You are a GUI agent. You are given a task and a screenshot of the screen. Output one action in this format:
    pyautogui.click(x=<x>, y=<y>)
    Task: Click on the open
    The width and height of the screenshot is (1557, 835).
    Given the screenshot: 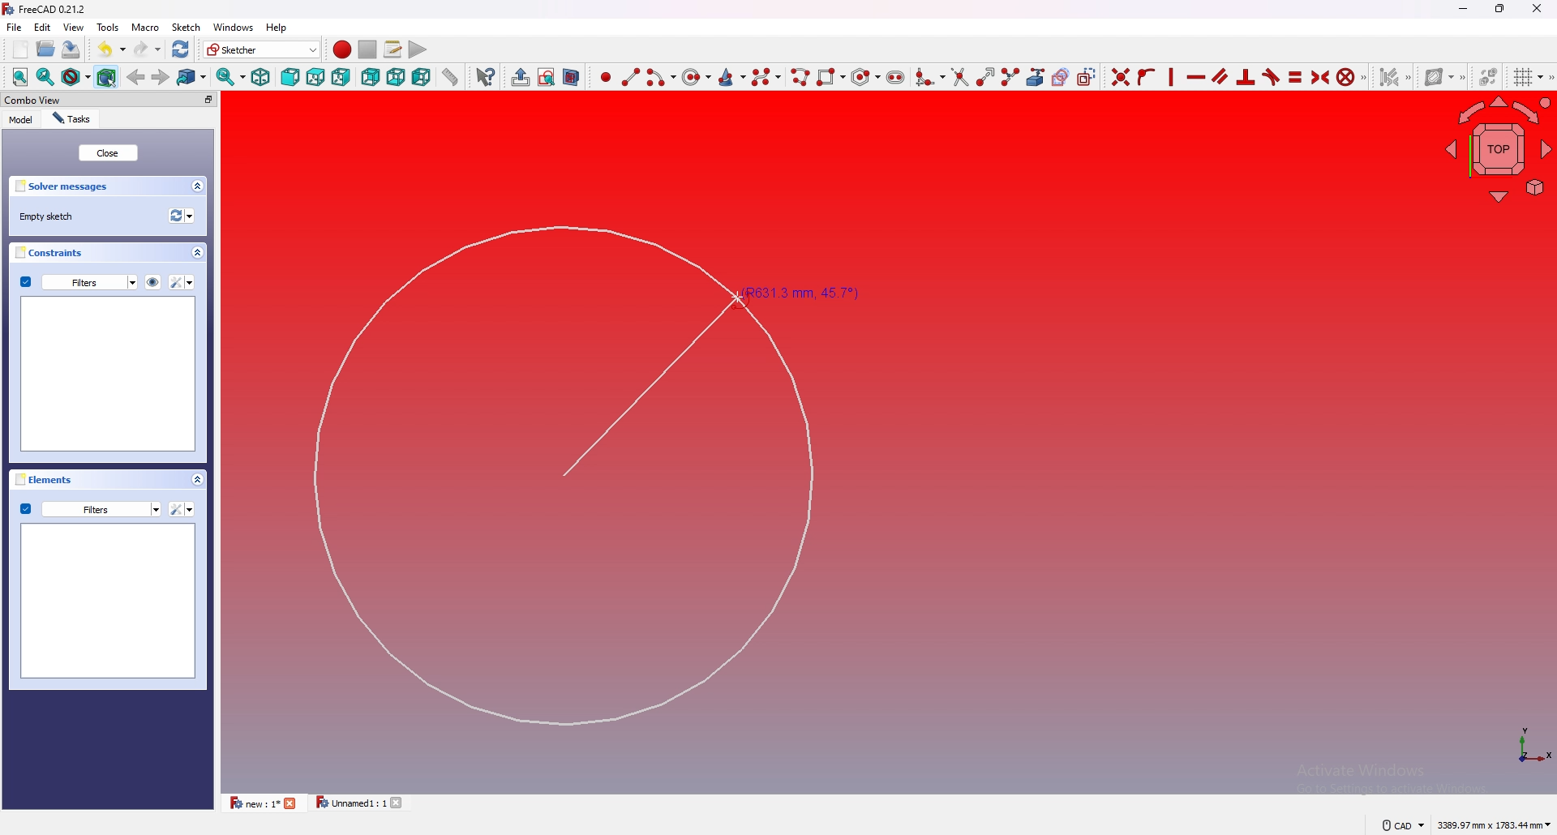 What is the action you would take?
    pyautogui.click(x=46, y=49)
    